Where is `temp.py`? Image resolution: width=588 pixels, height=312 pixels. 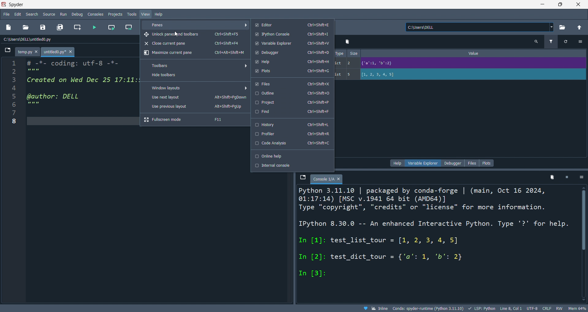
temp.py is located at coordinates (28, 52).